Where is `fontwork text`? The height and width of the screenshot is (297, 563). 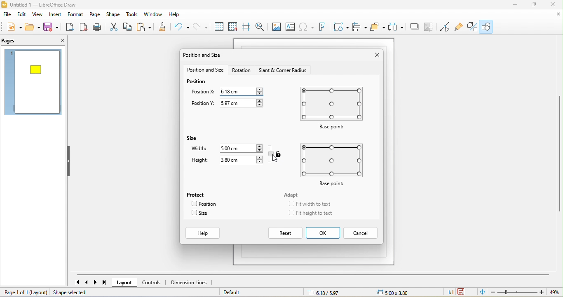 fontwork text is located at coordinates (324, 27).